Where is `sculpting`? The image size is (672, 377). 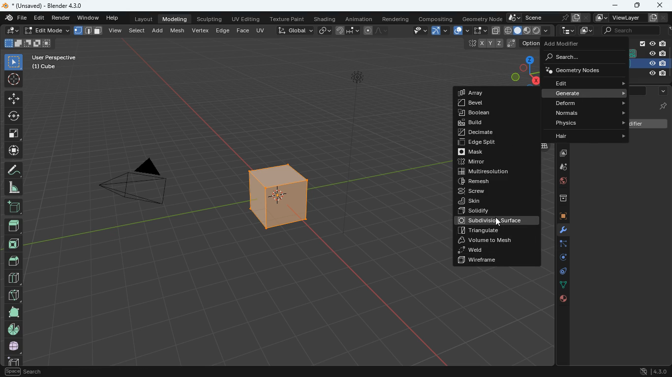
sculpting is located at coordinates (211, 19).